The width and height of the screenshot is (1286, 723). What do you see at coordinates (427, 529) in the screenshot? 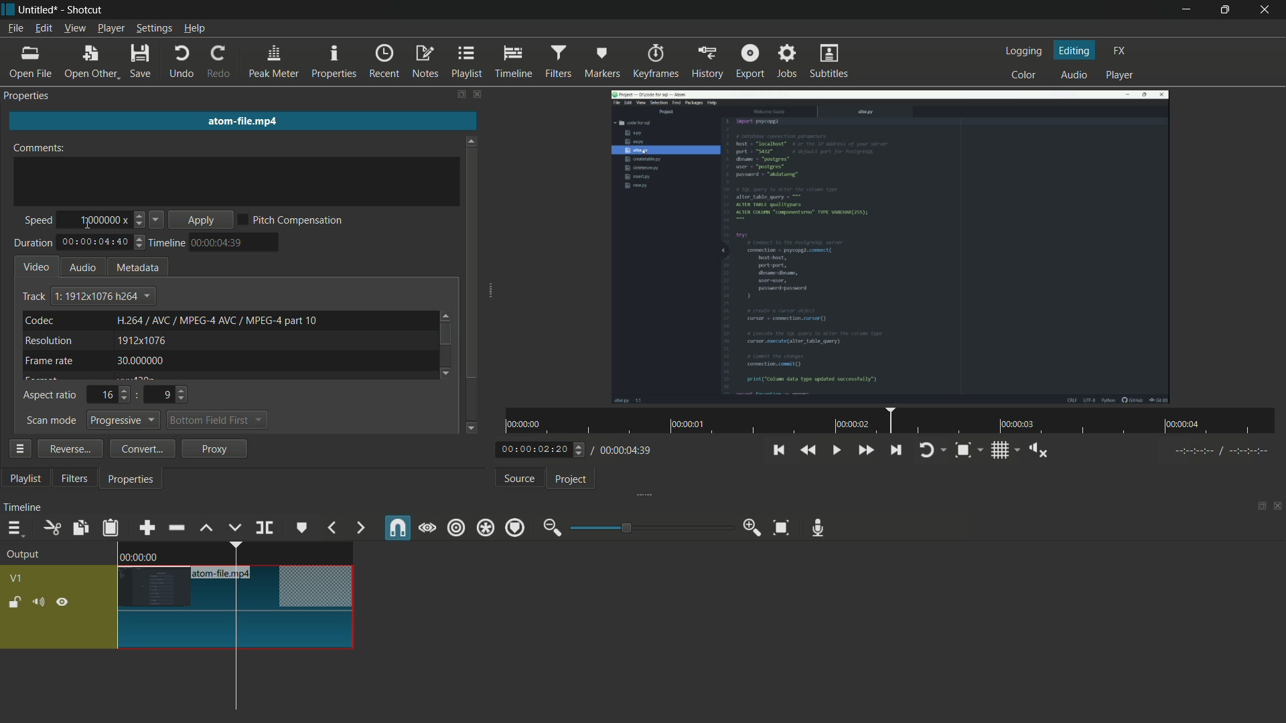
I see `scrub while dragging` at bounding box center [427, 529].